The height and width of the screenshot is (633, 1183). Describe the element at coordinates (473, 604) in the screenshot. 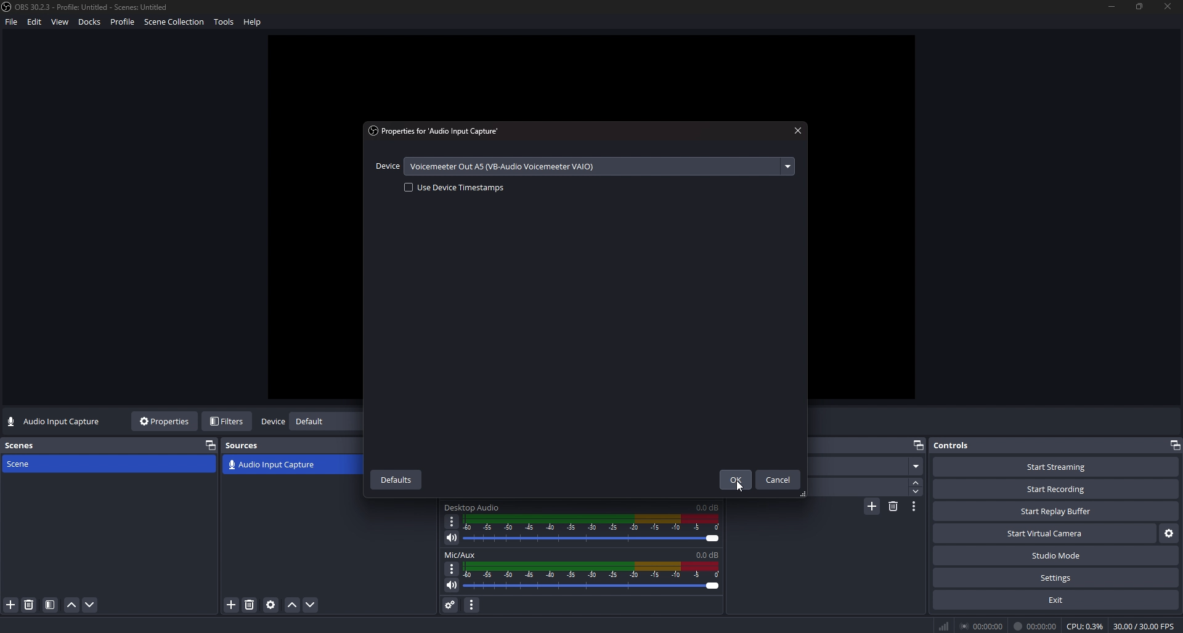

I see `audio mixer menu` at that location.